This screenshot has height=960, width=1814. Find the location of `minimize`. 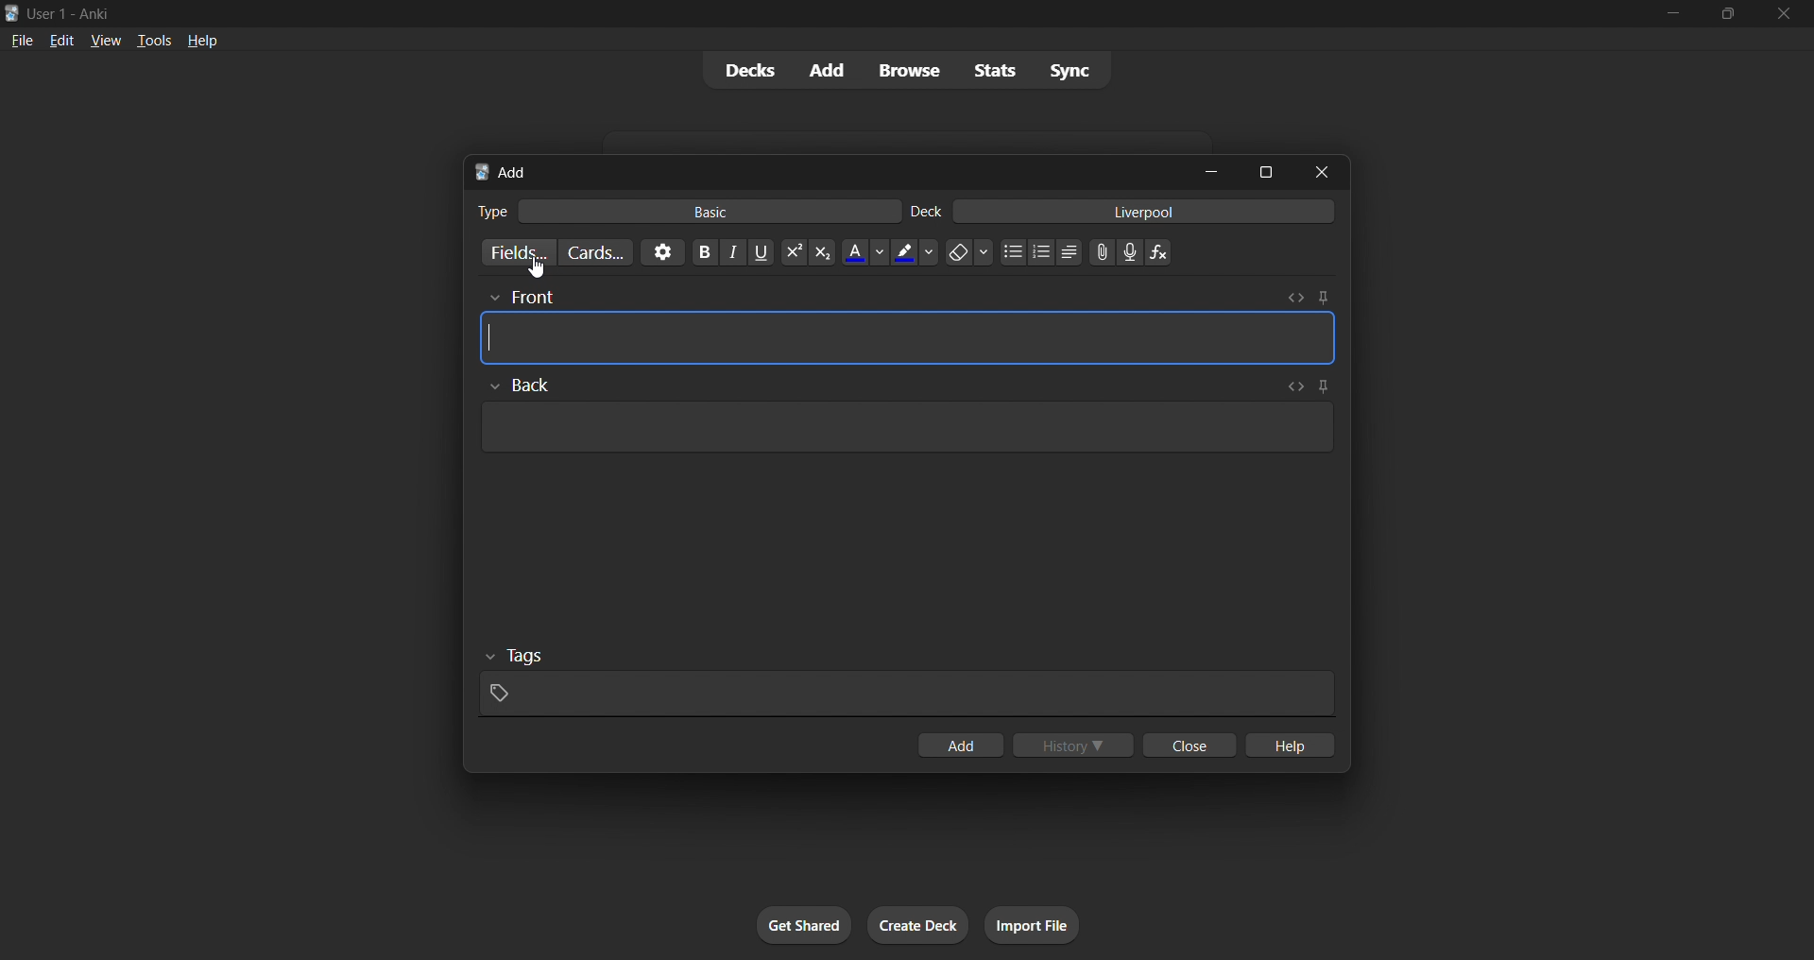

minimize is located at coordinates (1672, 14).